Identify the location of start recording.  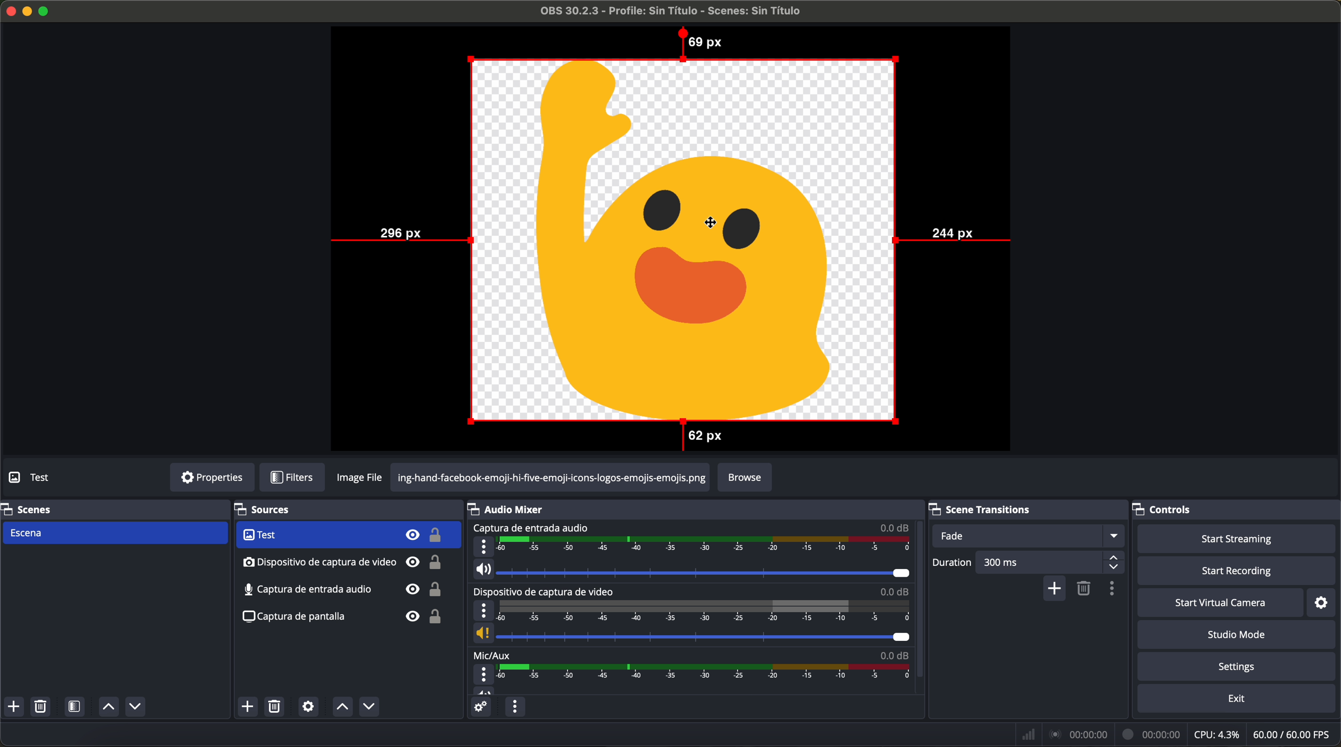
(1238, 572).